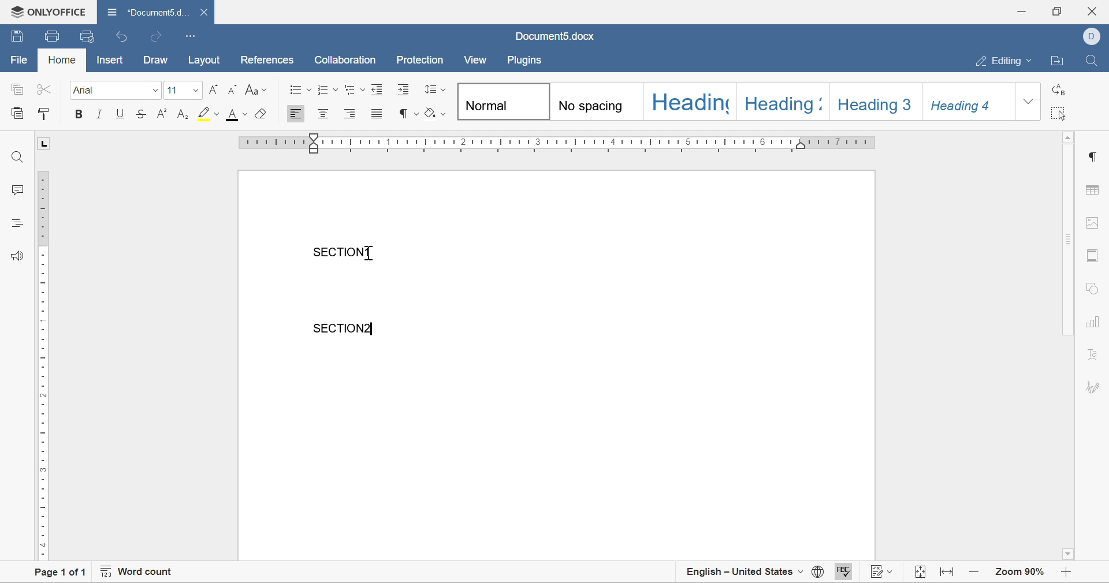  What do you see at coordinates (268, 60) in the screenshot?
I see `references` at bounding box center [268, 60].